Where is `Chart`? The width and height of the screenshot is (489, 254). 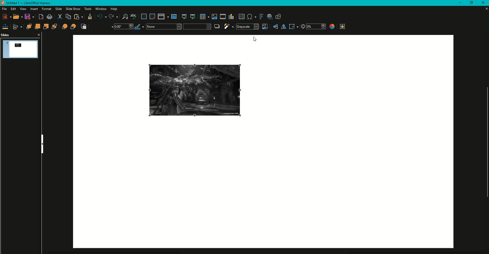 Chart is located at coordinates (231, 17).